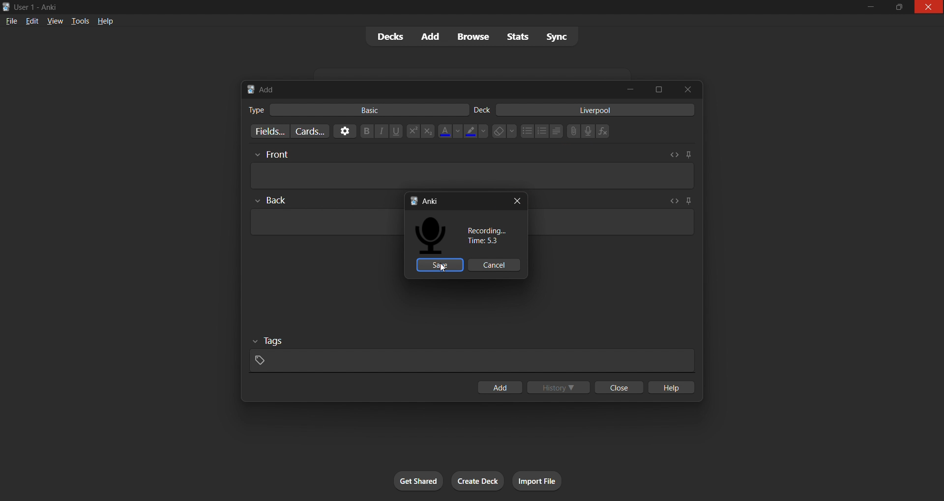 The height and width of the screenshot is (501, 944). I want to click on create deck, so click(480, 479).